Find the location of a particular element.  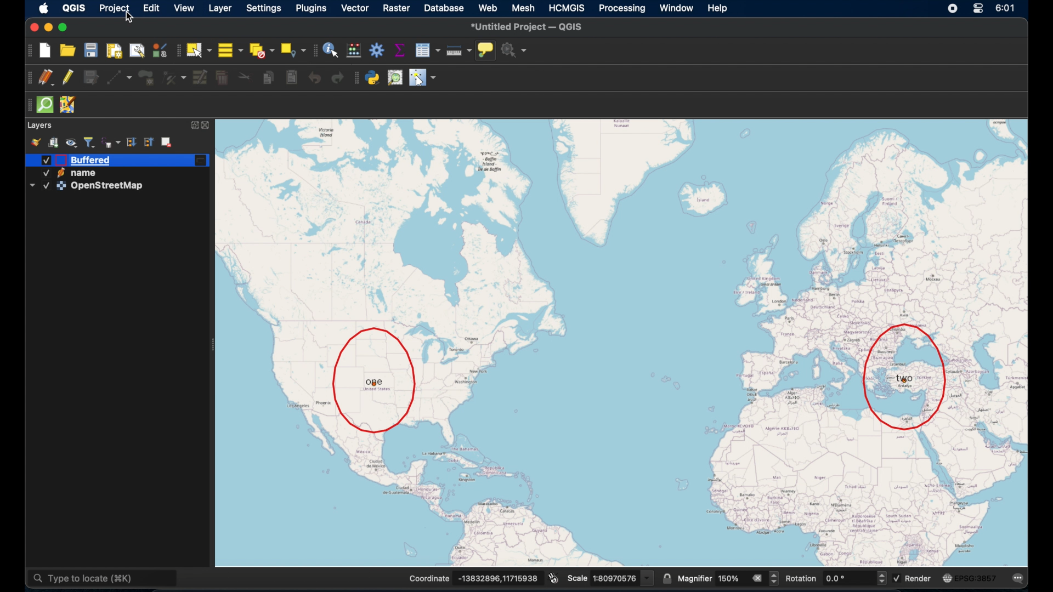

print layout is located at coordinates (115, 50).